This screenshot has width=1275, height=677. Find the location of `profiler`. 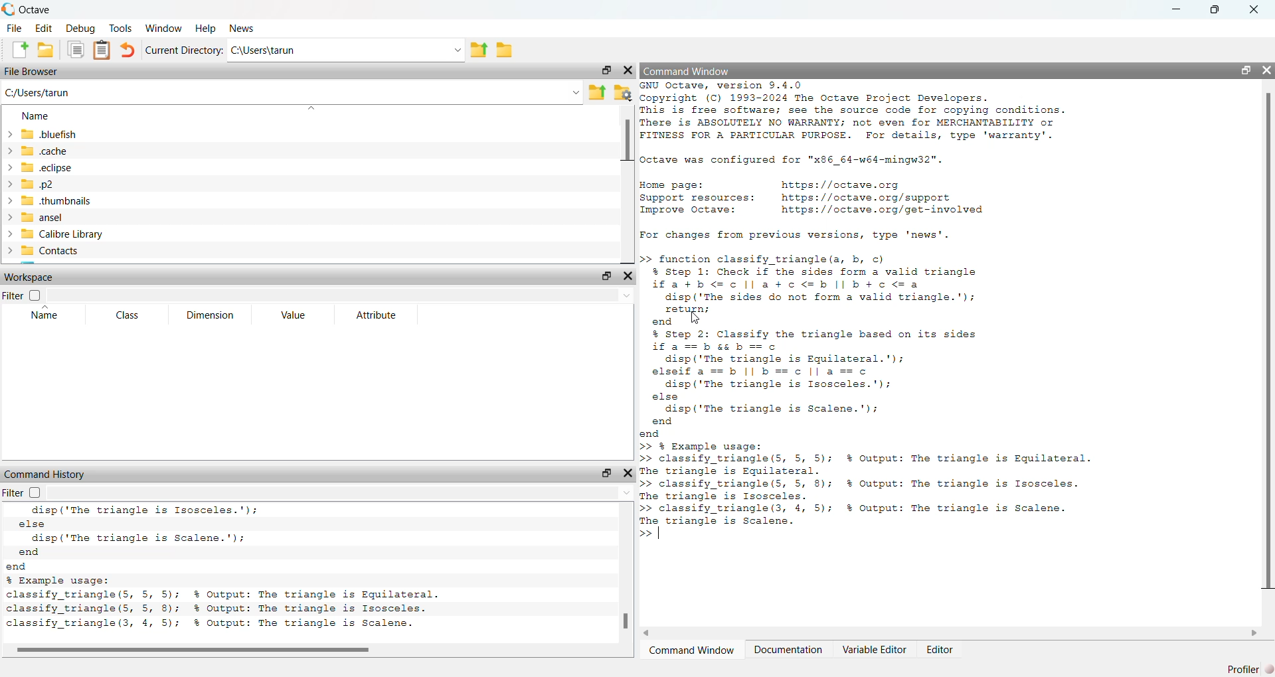

profiler is located at coordinates (1246, 668).